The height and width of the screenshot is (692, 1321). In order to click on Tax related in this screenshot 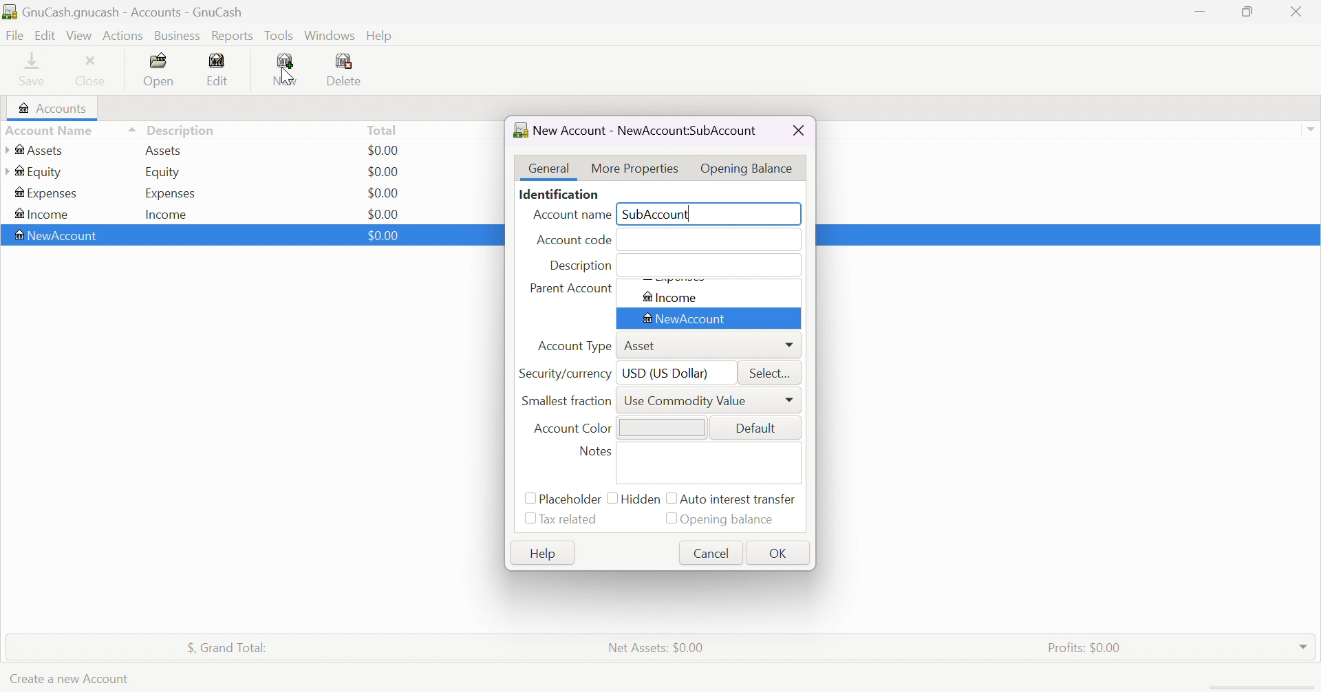, I will do `click(569, 521)`.